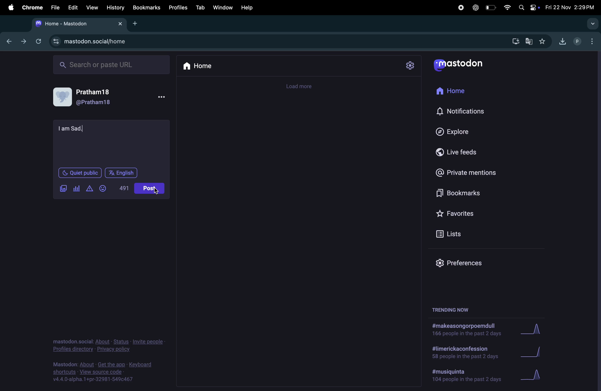 The height and width of the screenshot is (391, 601). What do you see at coordinates (31, 7) in the screenshot?
I see `chrome` at bounding box center [31, 7].